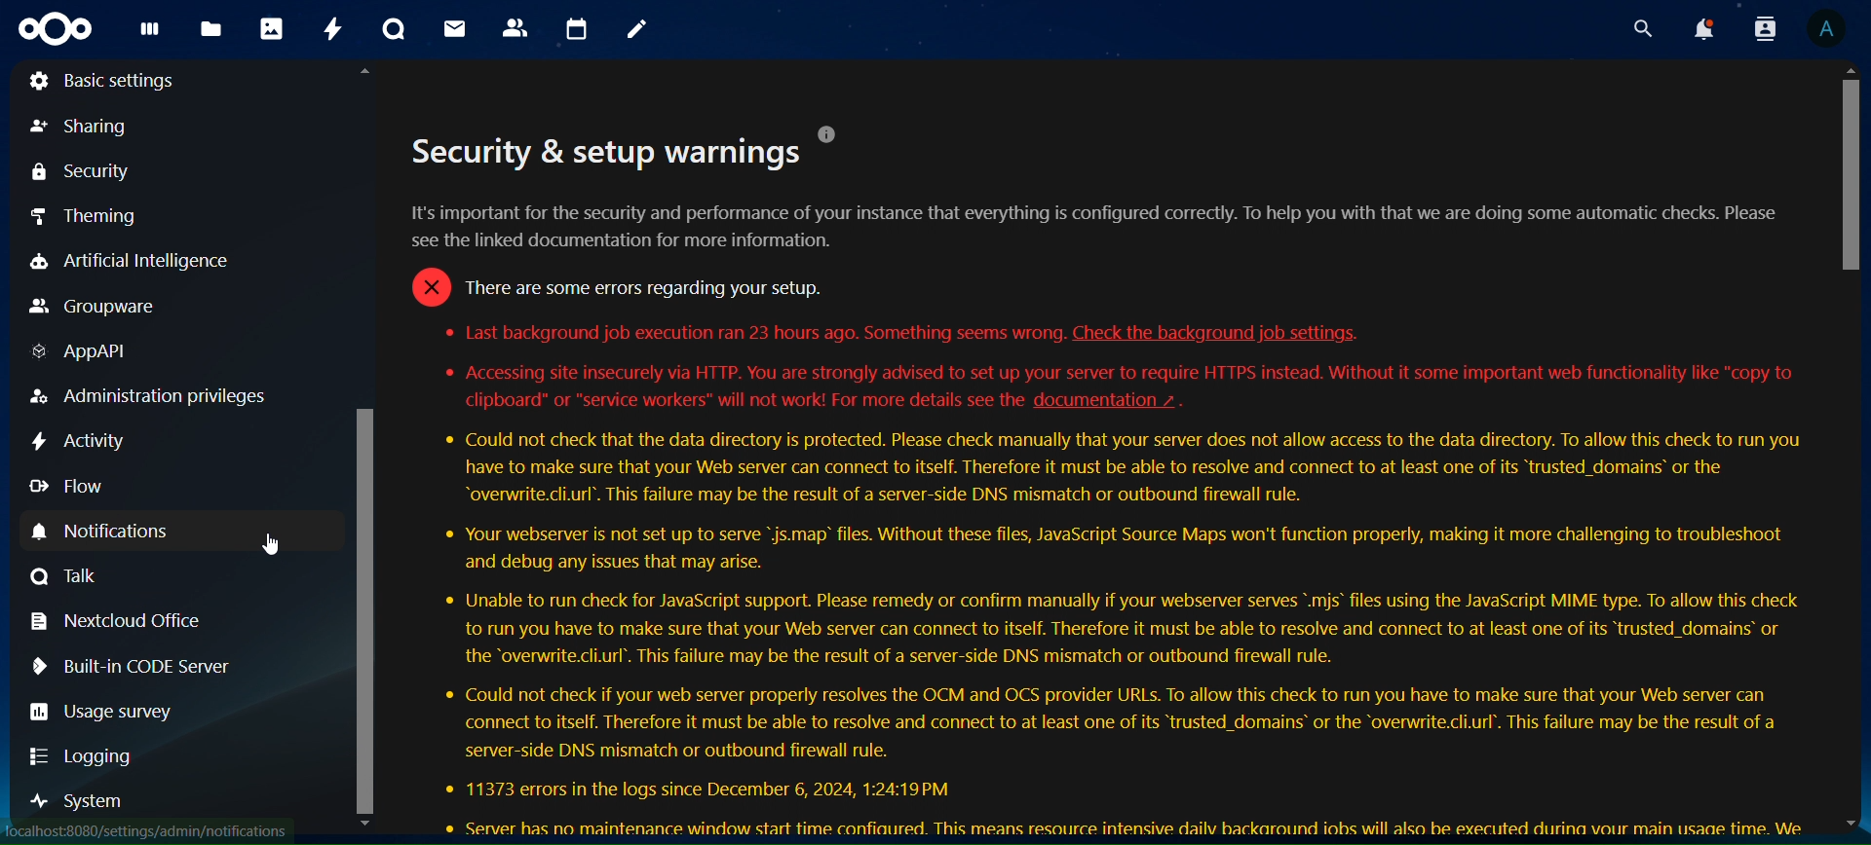  What do you see at coordinates (269, 544) in the screenshot?
I see `Cursor` at bounding box center [269, 544].